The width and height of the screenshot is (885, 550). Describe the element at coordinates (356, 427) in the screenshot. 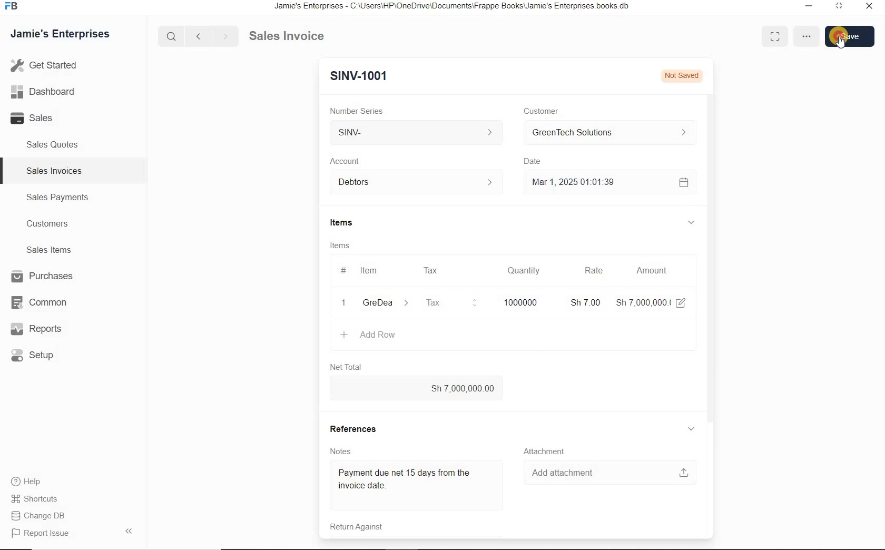

I see `References` at that location.